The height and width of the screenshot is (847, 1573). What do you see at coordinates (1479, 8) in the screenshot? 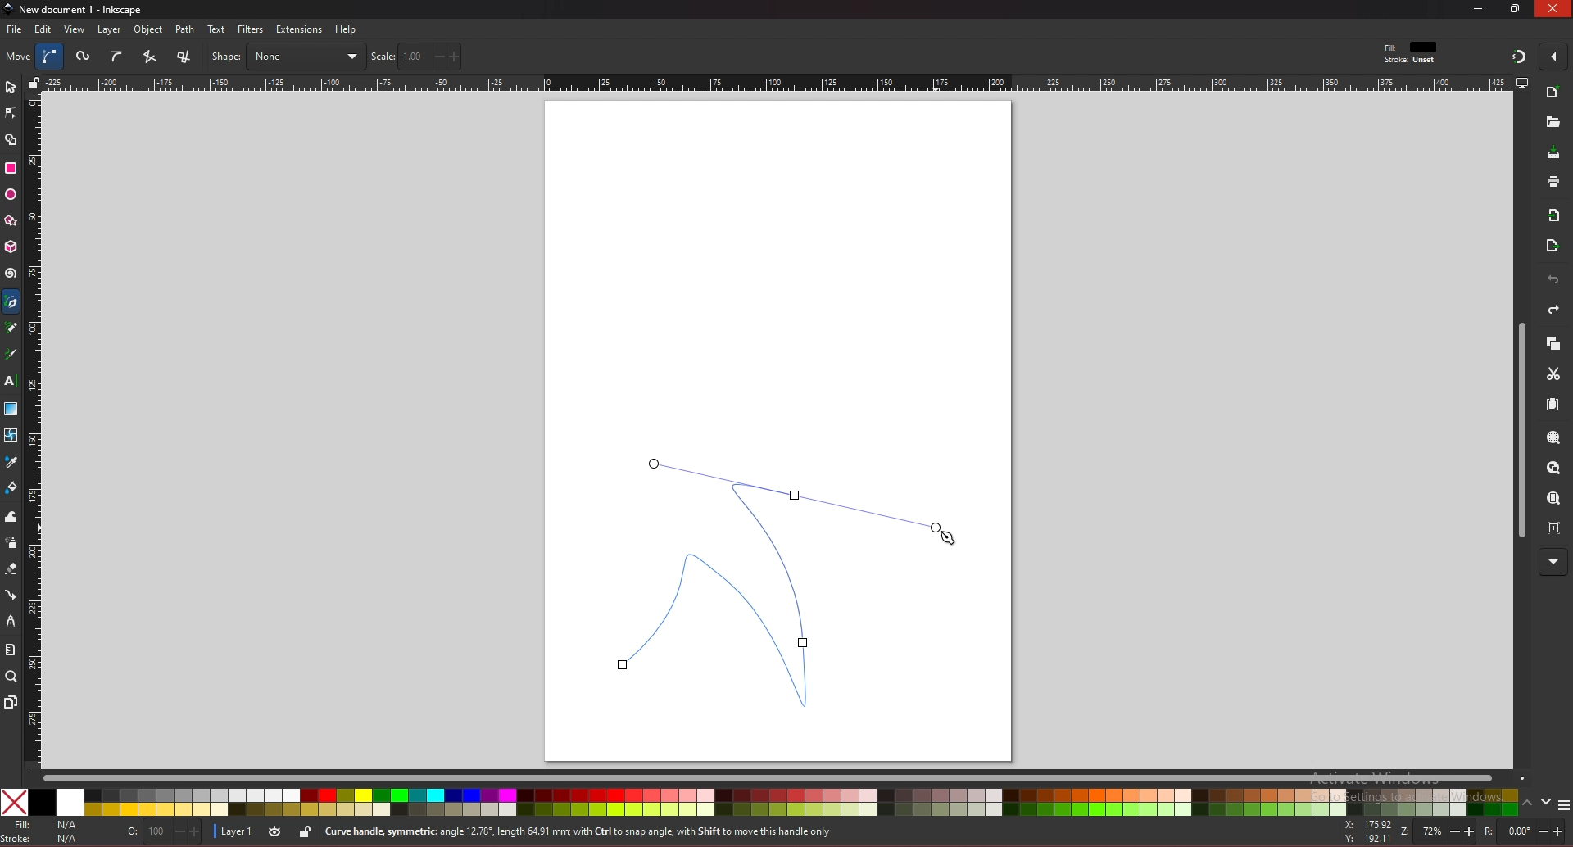
I see `minimize` at bounding box center [1479, 8].